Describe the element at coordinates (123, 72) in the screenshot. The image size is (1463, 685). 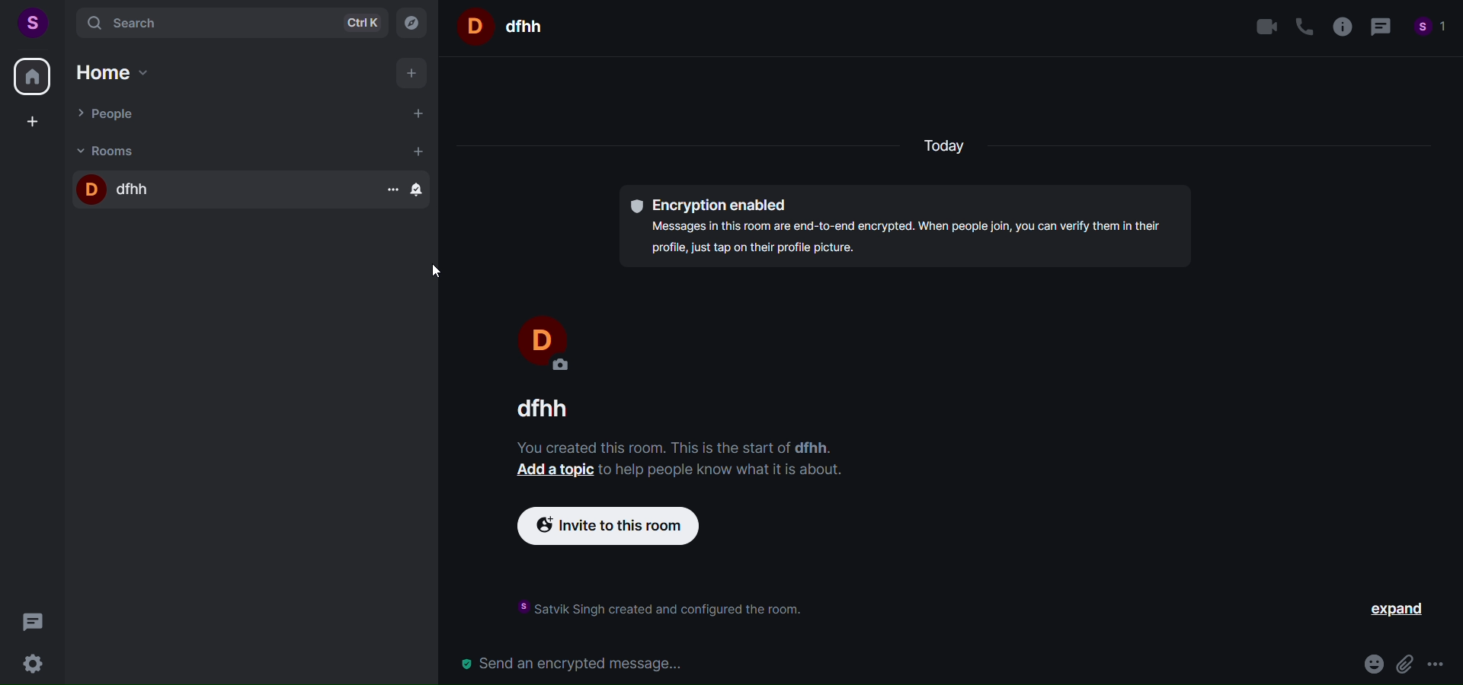
I see `home` at that location.